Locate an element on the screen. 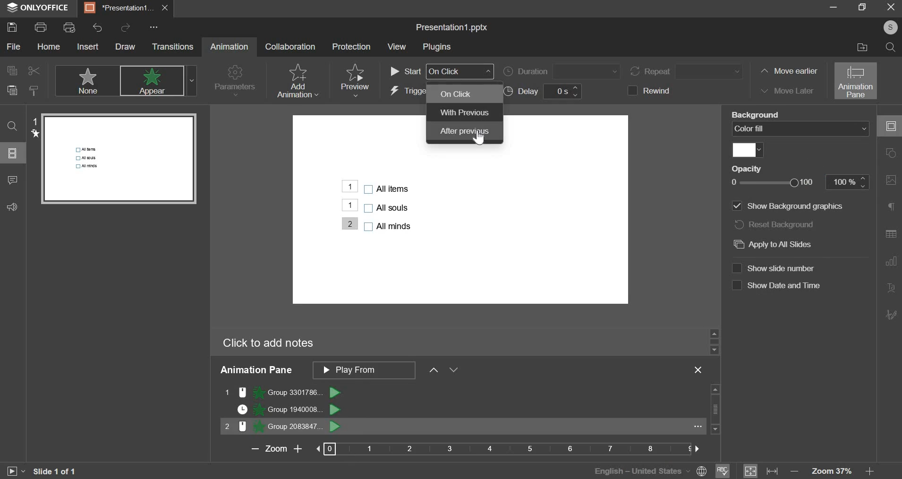 The image size is (902, 479). animation 3 is located at coordinates (281, 427).